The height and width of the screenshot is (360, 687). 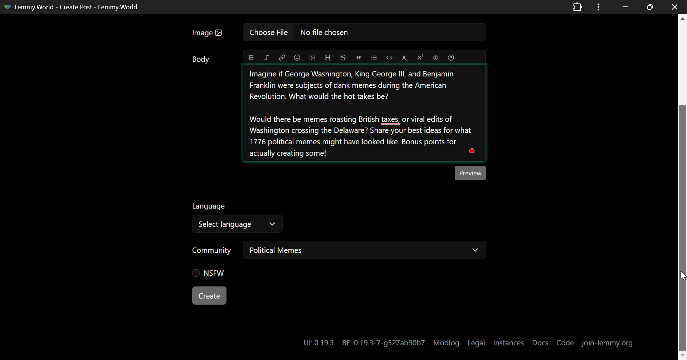 I want to click on UI:: 0.19.3 BE: 0.19.3-7-g527ab90b7, so click(x=361, y=344).